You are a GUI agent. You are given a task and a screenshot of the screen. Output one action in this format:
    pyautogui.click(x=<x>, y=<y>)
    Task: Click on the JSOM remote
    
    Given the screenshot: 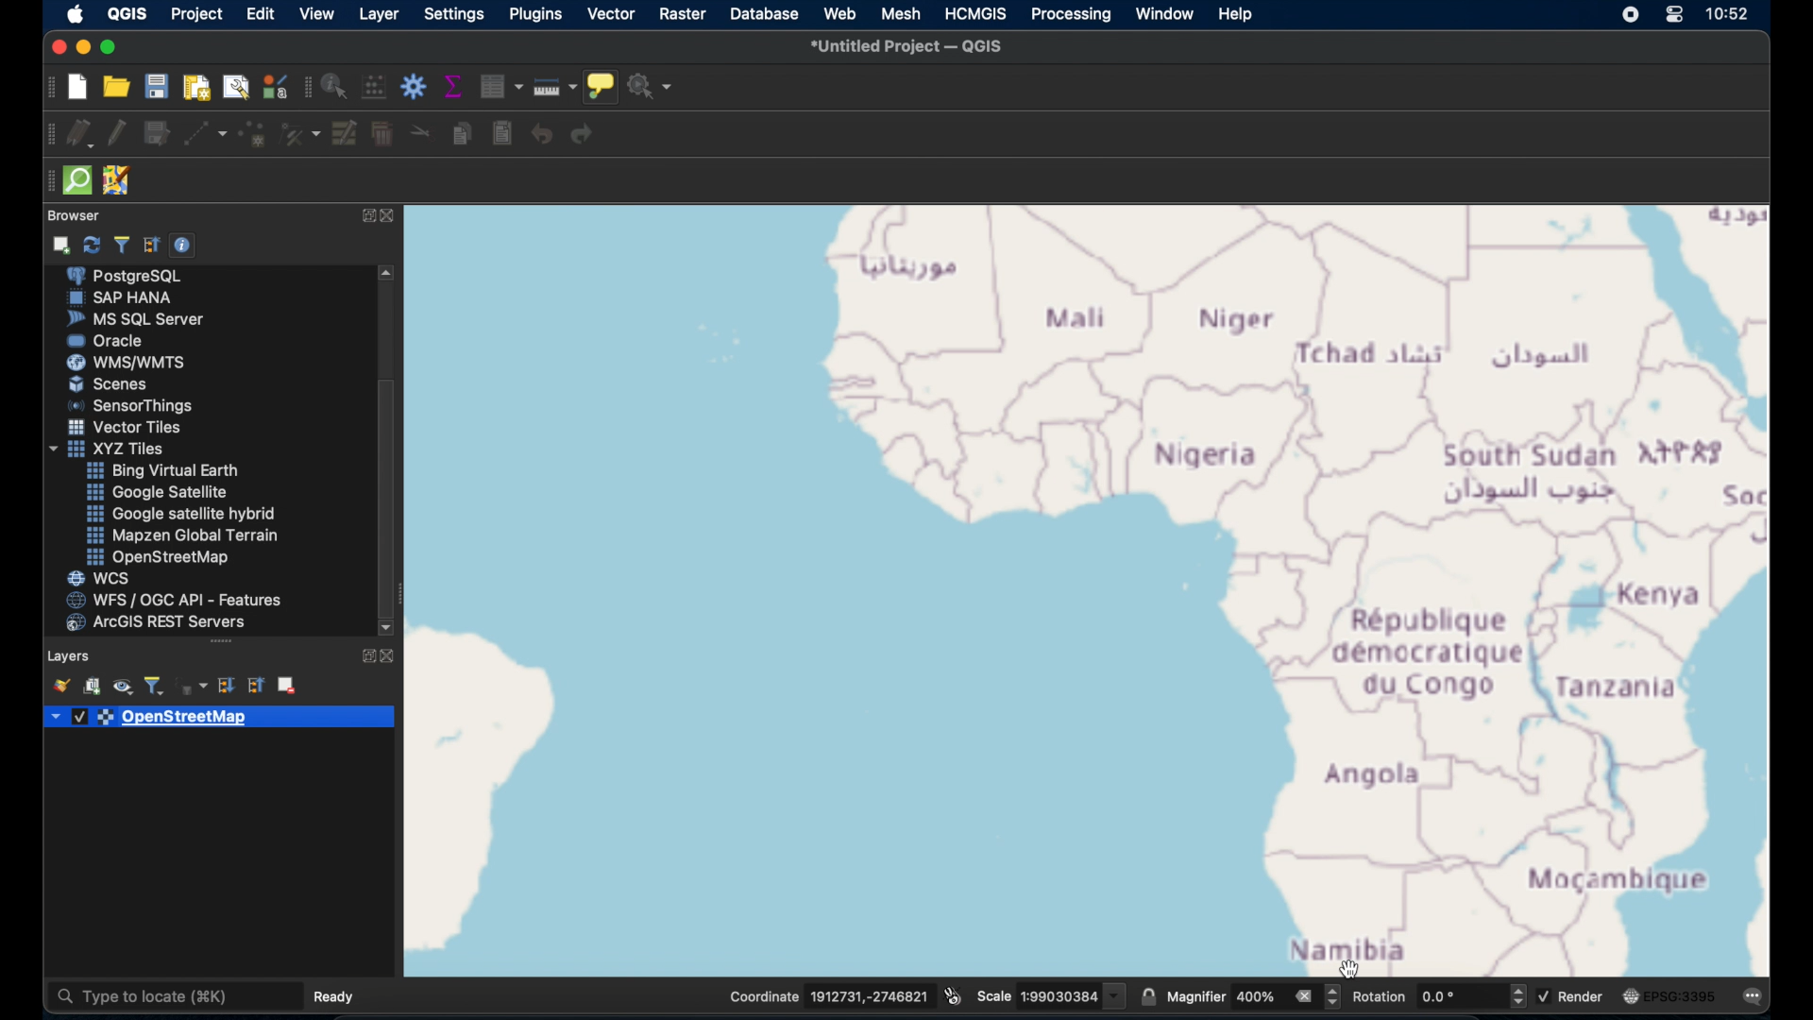 What is the action you would take?
    pyautogui.click(x=120, y=180)
    